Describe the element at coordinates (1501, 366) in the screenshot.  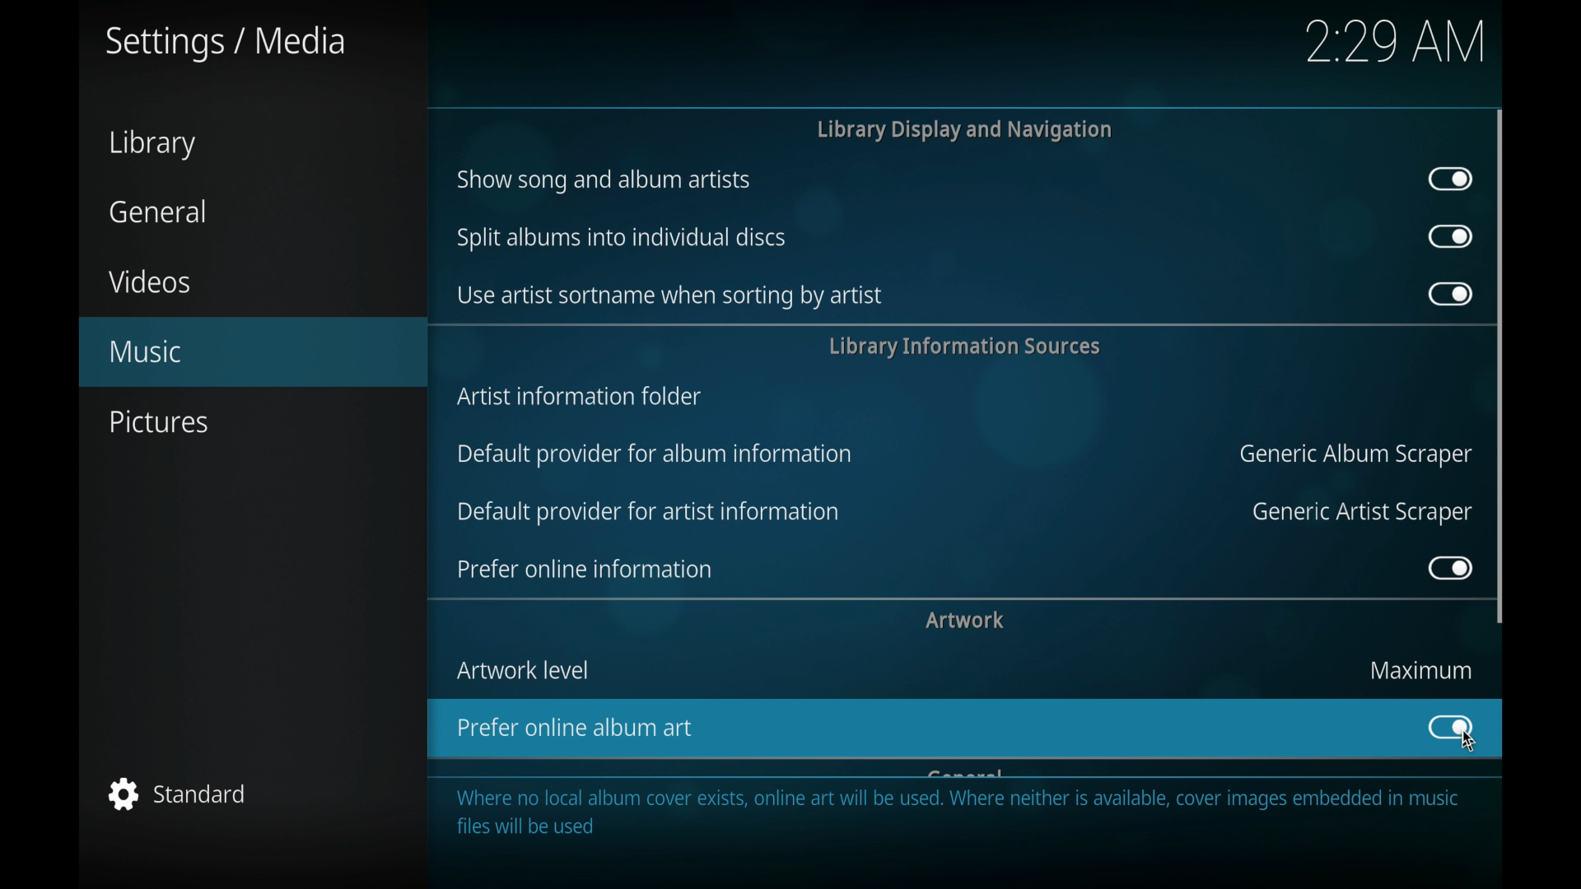
I see `scroll box` at that location.